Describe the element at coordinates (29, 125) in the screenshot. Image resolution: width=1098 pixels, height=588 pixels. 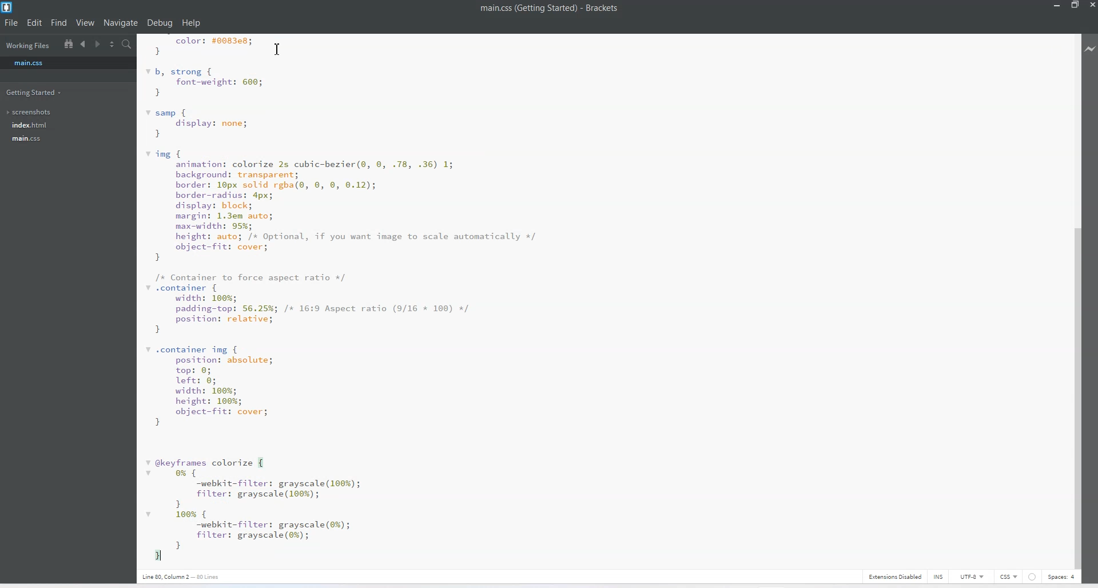
I see `index.html` at that location.